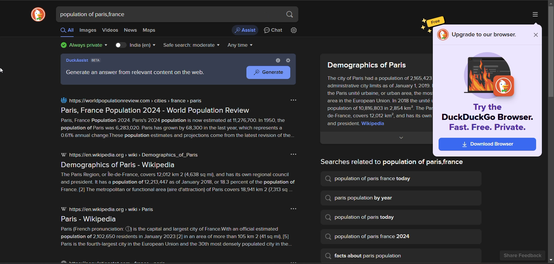  What do you see at coordinates (131, 155) in the screenshot?
I see `W https:/en.wikipedia.org > wiki > Demographics_of_Paris` at bounding box center [131, 155].